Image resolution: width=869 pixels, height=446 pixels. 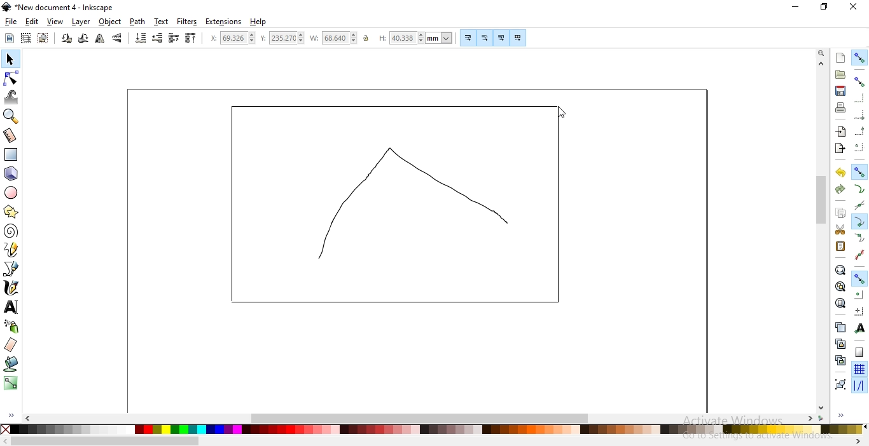 What do you see at coordinates (158, 38) in the screenshot?
I see `lower selection one step` at bounding box center [158, 38].